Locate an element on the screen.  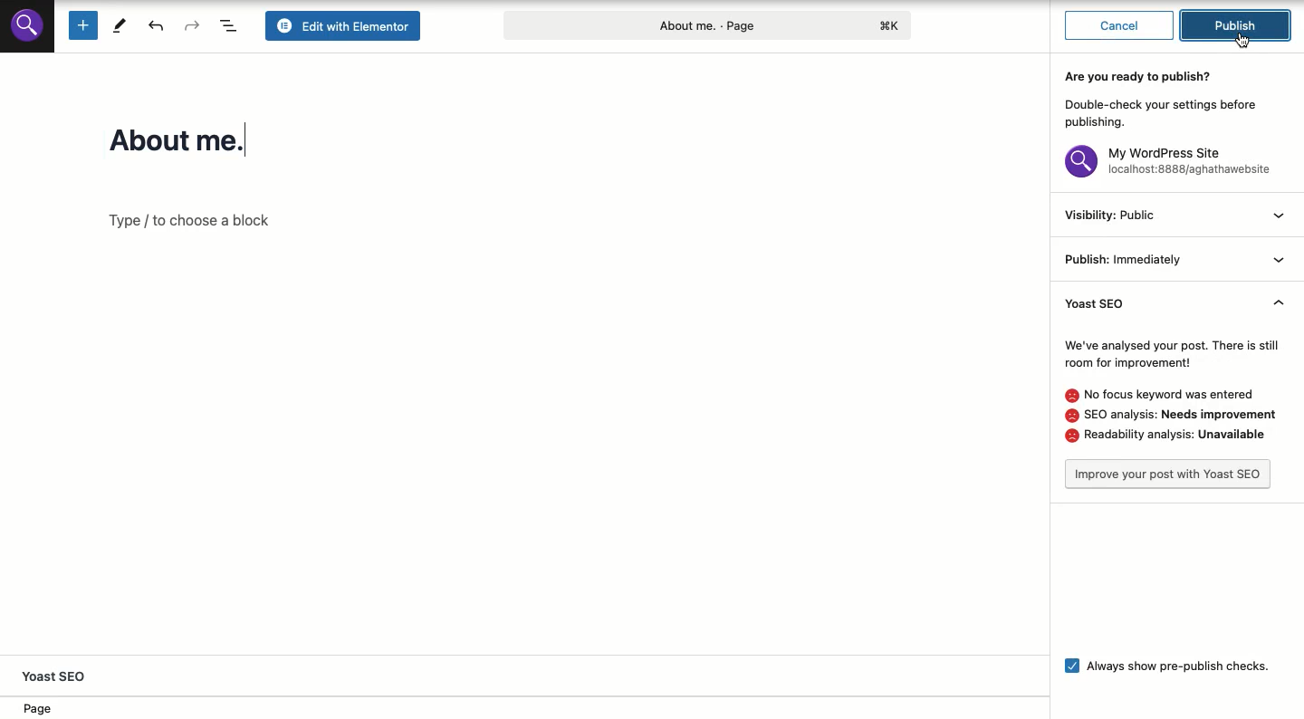
Hide is located at coordinates (1279, 307).